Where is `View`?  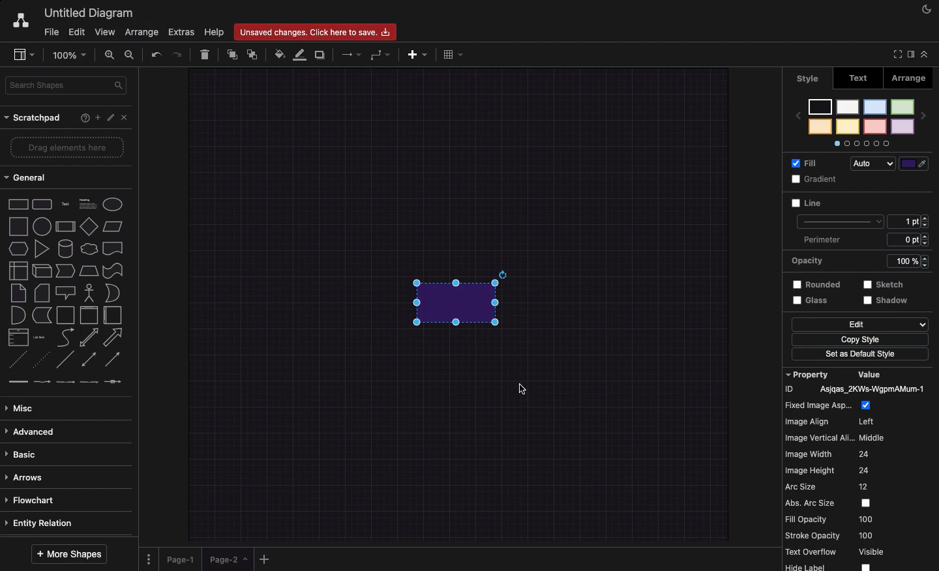 View is located at coordinates (106, 31).